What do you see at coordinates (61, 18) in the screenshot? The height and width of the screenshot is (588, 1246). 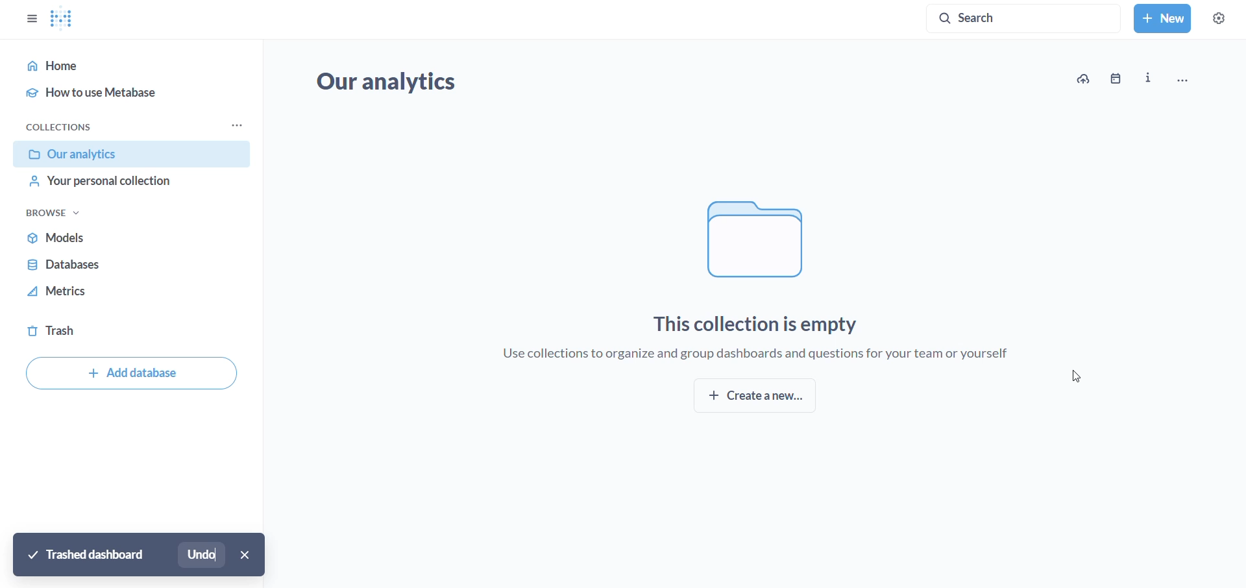 I see `metabase logo` at bounding box center [61, 18].